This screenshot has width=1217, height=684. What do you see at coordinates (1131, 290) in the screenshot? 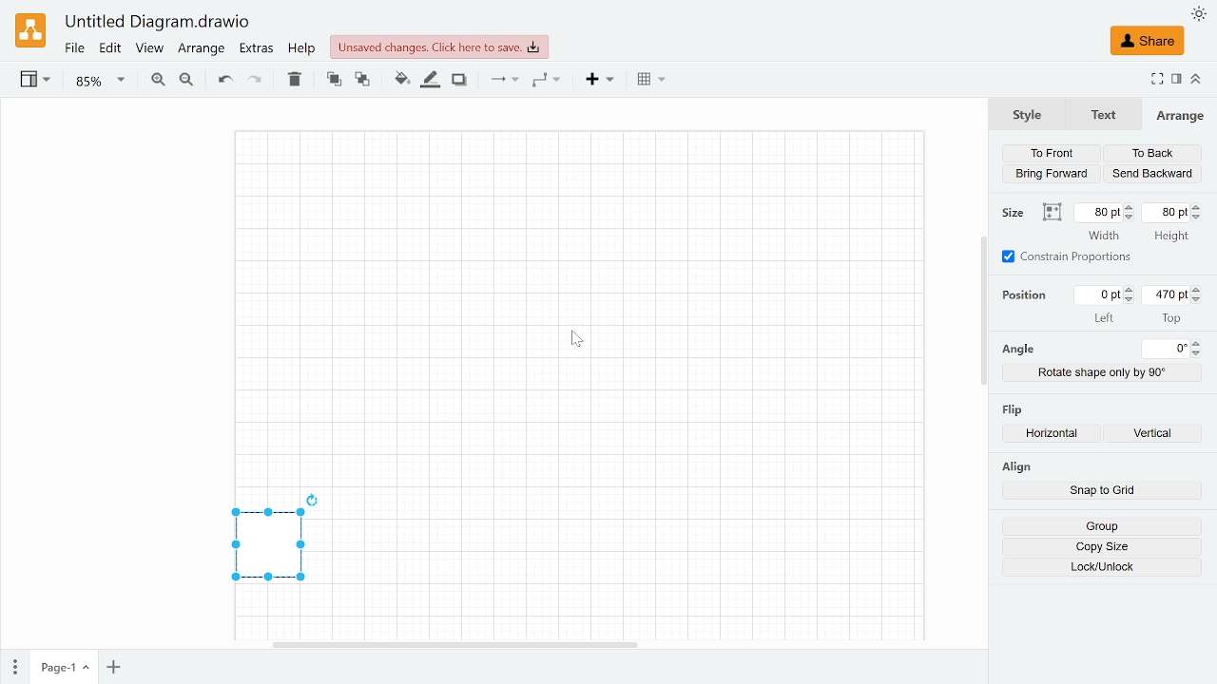
I see `Increase left` at bounding box center [1131, 290].